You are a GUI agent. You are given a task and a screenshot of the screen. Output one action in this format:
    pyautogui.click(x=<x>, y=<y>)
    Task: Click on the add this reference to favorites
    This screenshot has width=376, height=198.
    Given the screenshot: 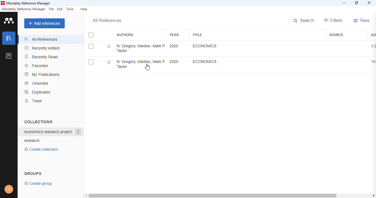 What is the action you would take?
    pyautogui.click(x=109, y=46)
    